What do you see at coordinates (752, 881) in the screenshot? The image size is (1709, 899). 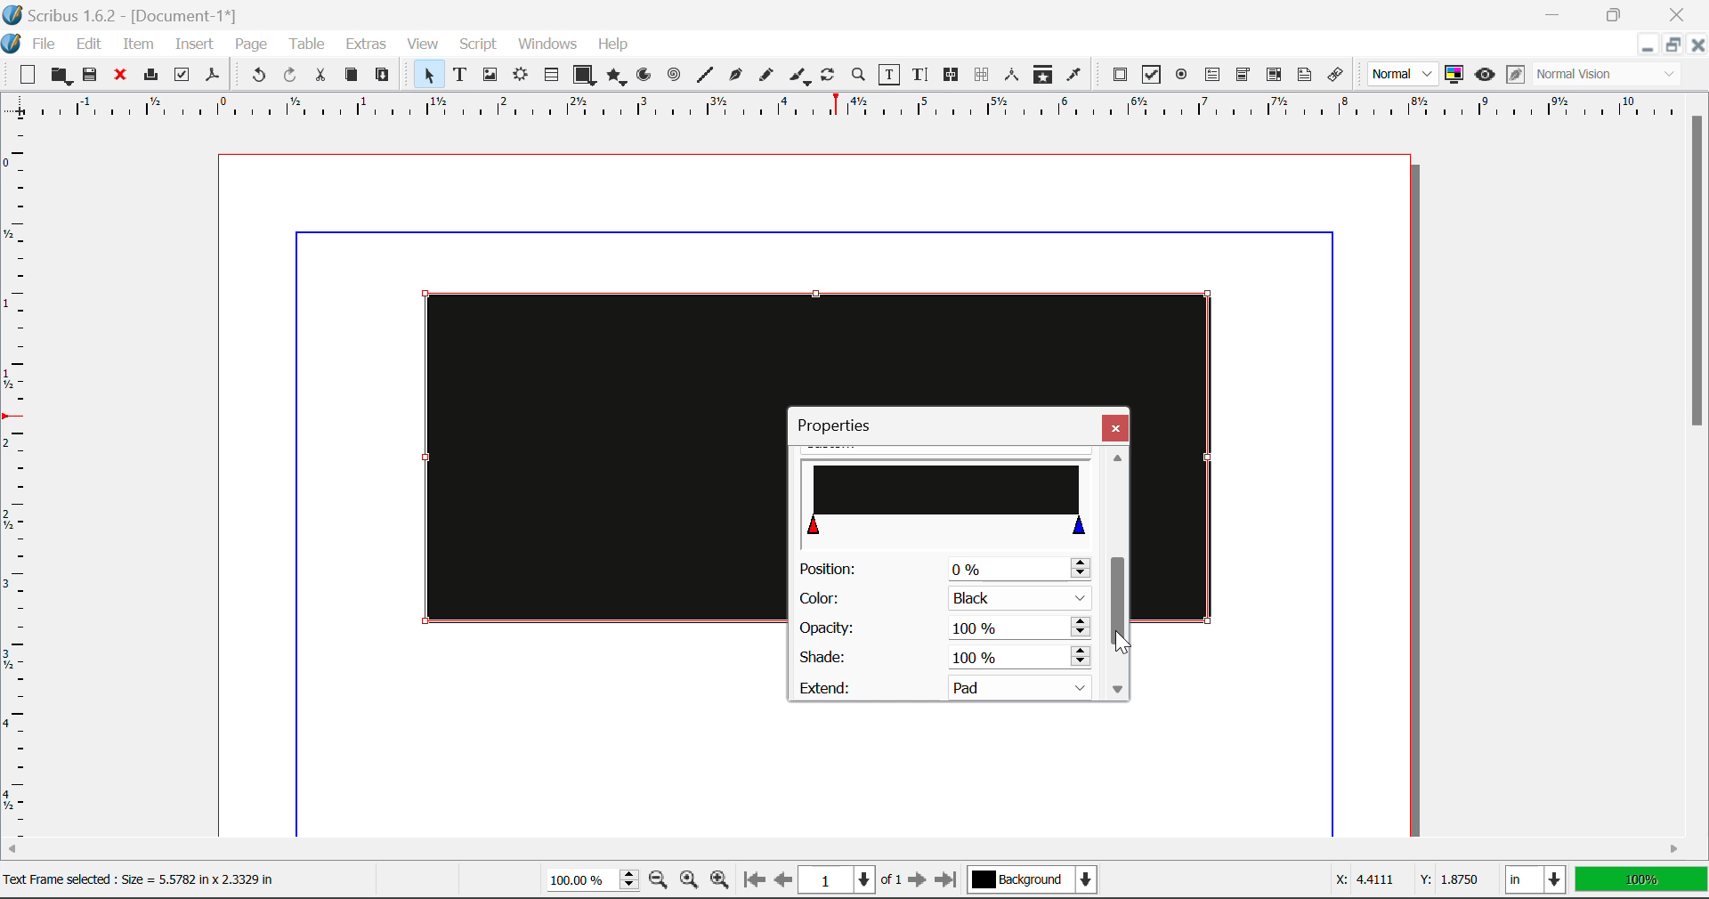 I see `First Page` at bounding box center [752, 881].